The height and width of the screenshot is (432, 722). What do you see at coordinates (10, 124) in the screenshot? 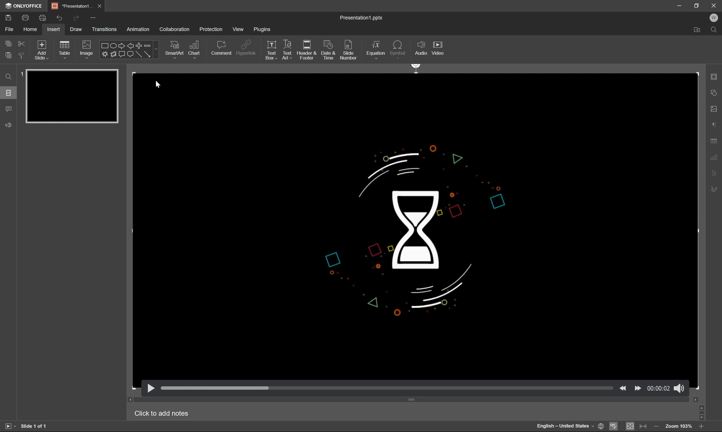
I see `Feedback & support` at bounding box center [10, 124].